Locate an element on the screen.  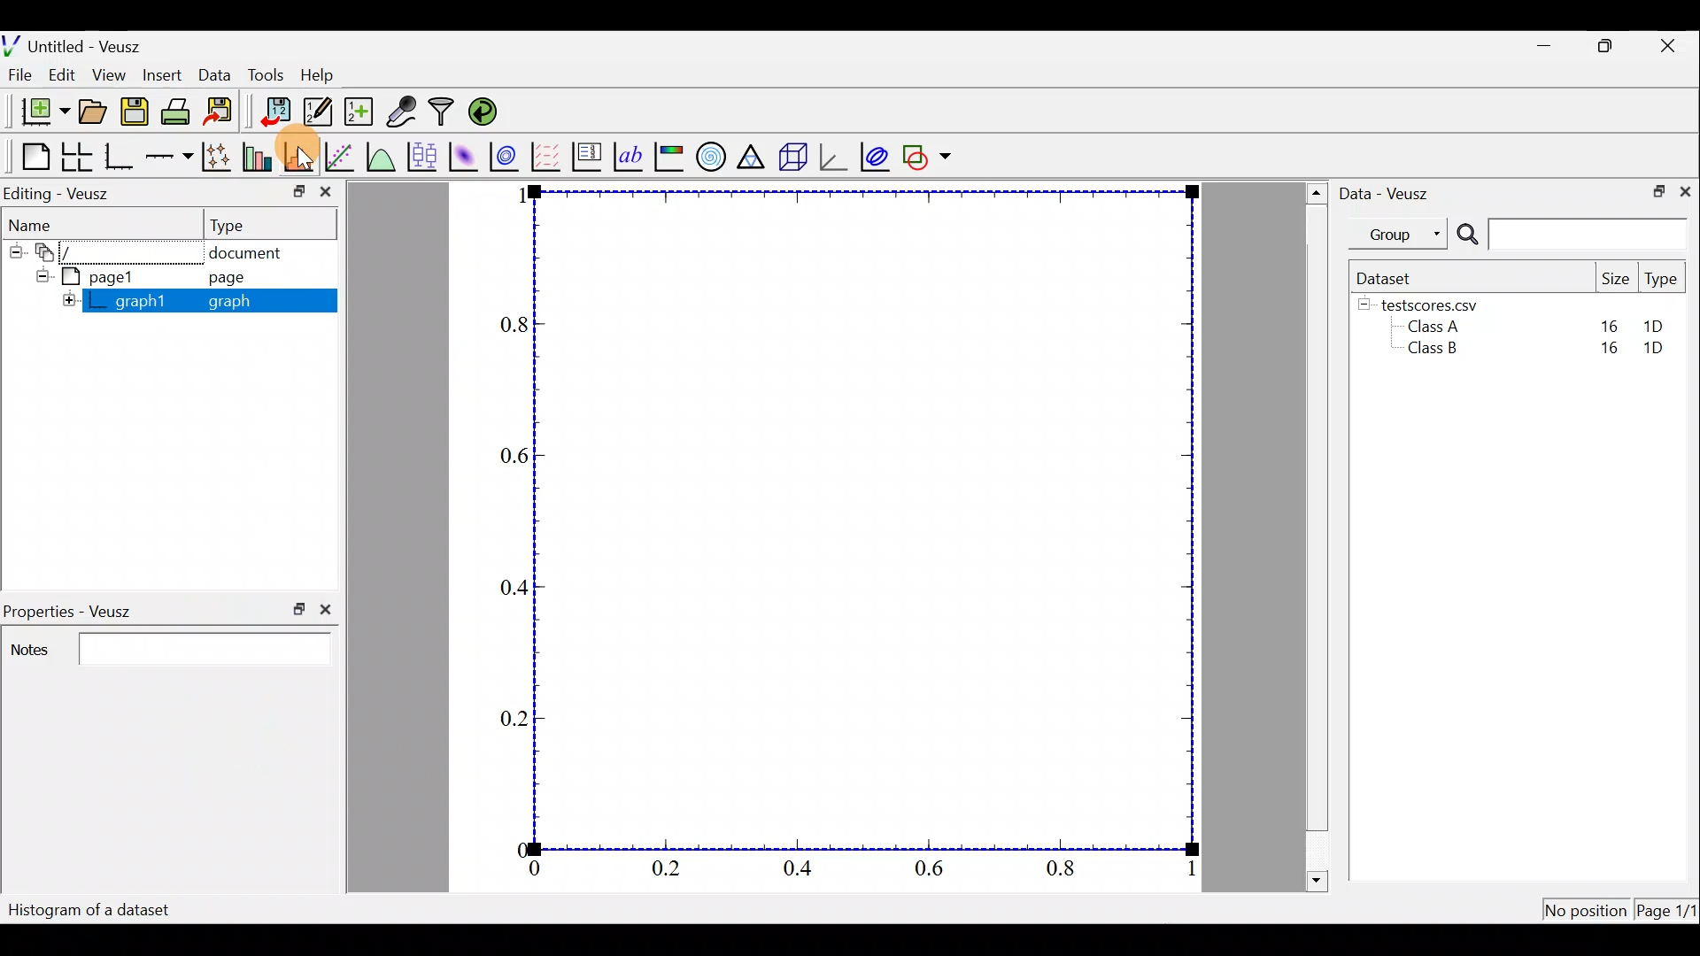
graph1 is located at coordinates (136, 300).